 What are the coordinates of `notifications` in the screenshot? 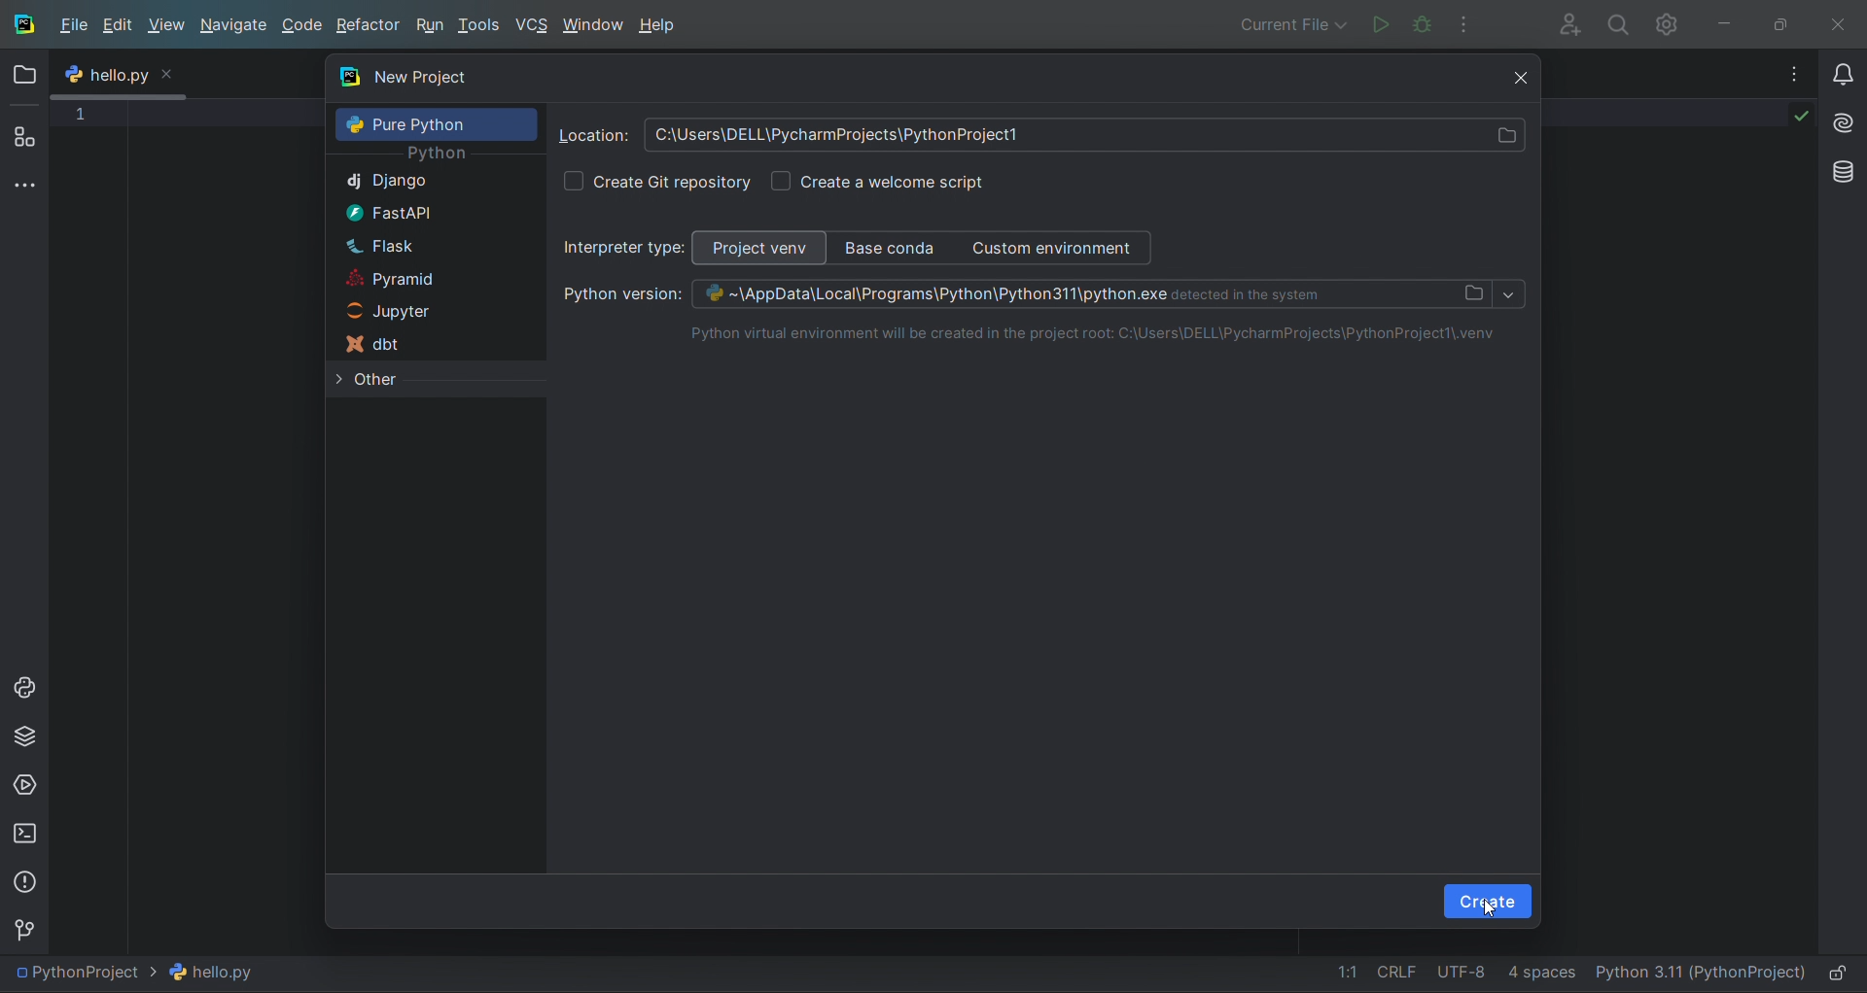 It's located at (1839, 67).